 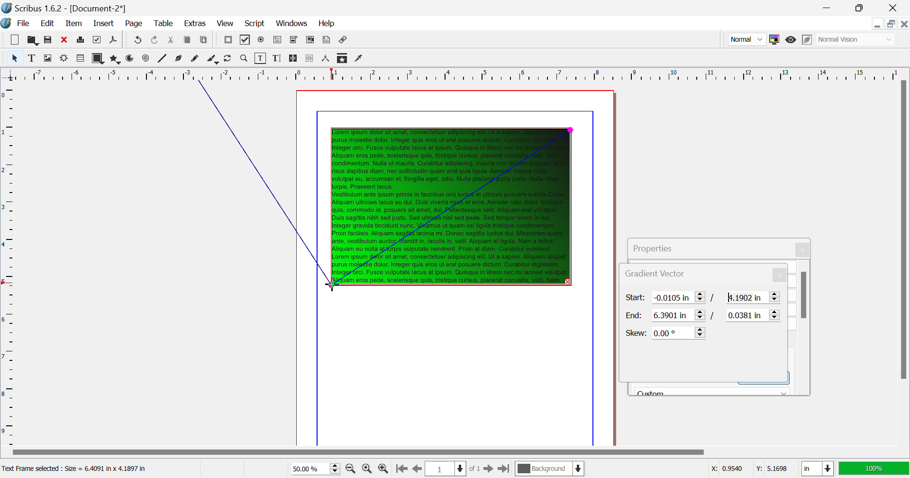 What do you see at coordinates (180, 59) in the screenshot?
I see `Bezier Curve` at bounding box center [180, 59].